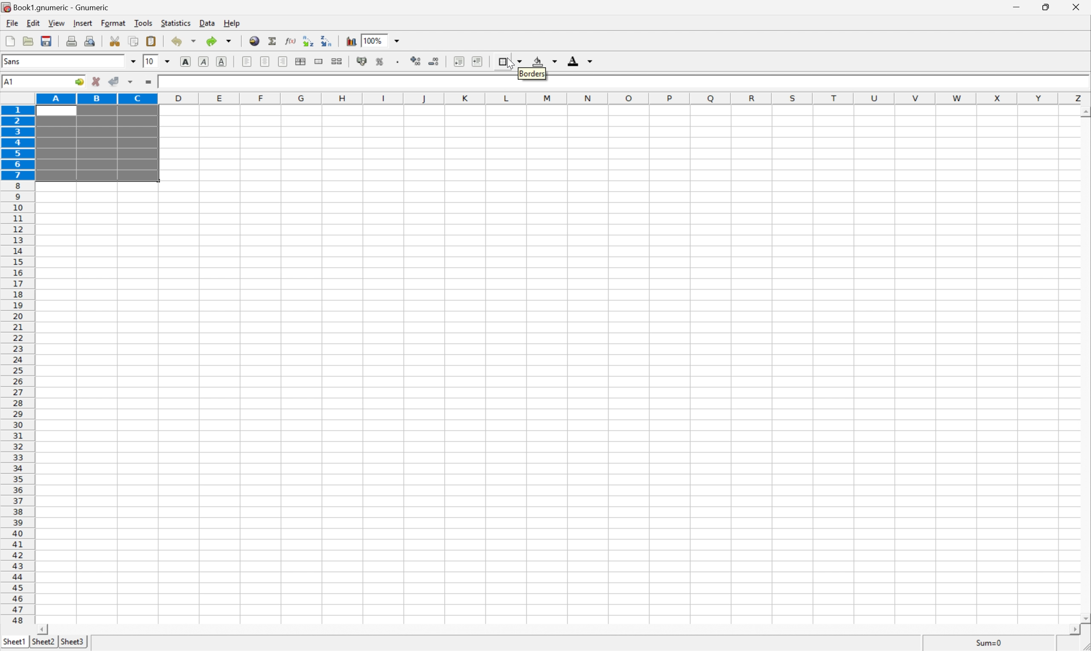  I want to click on Sort the selected region in ascending order based on the first column selected, so click(308, 39).